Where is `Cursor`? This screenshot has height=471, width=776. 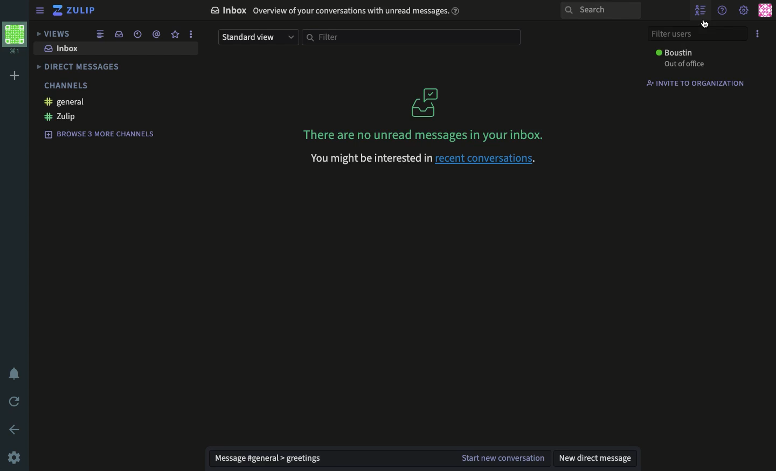
Cursor is located at coordinates (708, 26).